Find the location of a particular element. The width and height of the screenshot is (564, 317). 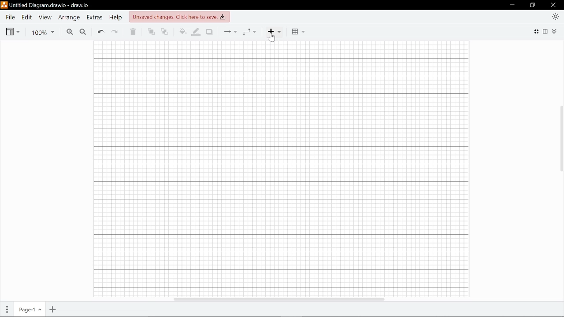

Zoom is located at coordinates (41, 32).